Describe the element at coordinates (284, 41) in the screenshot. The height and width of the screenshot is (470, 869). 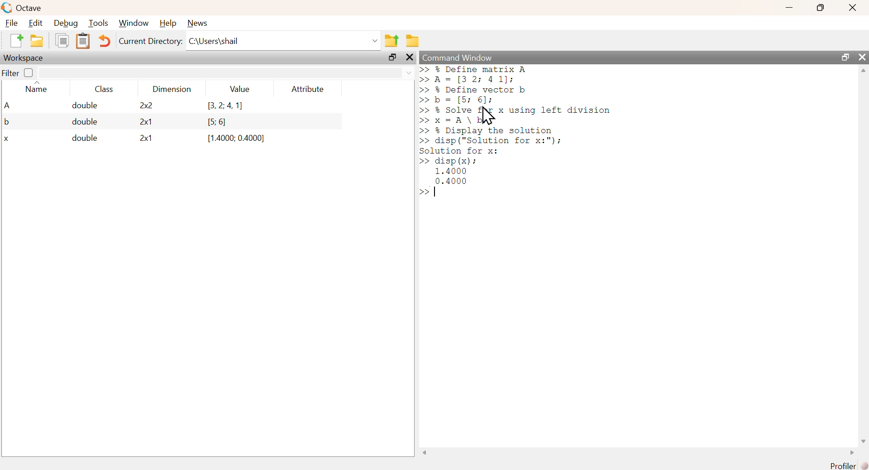
I see `C:\Users\shail ` at that location.